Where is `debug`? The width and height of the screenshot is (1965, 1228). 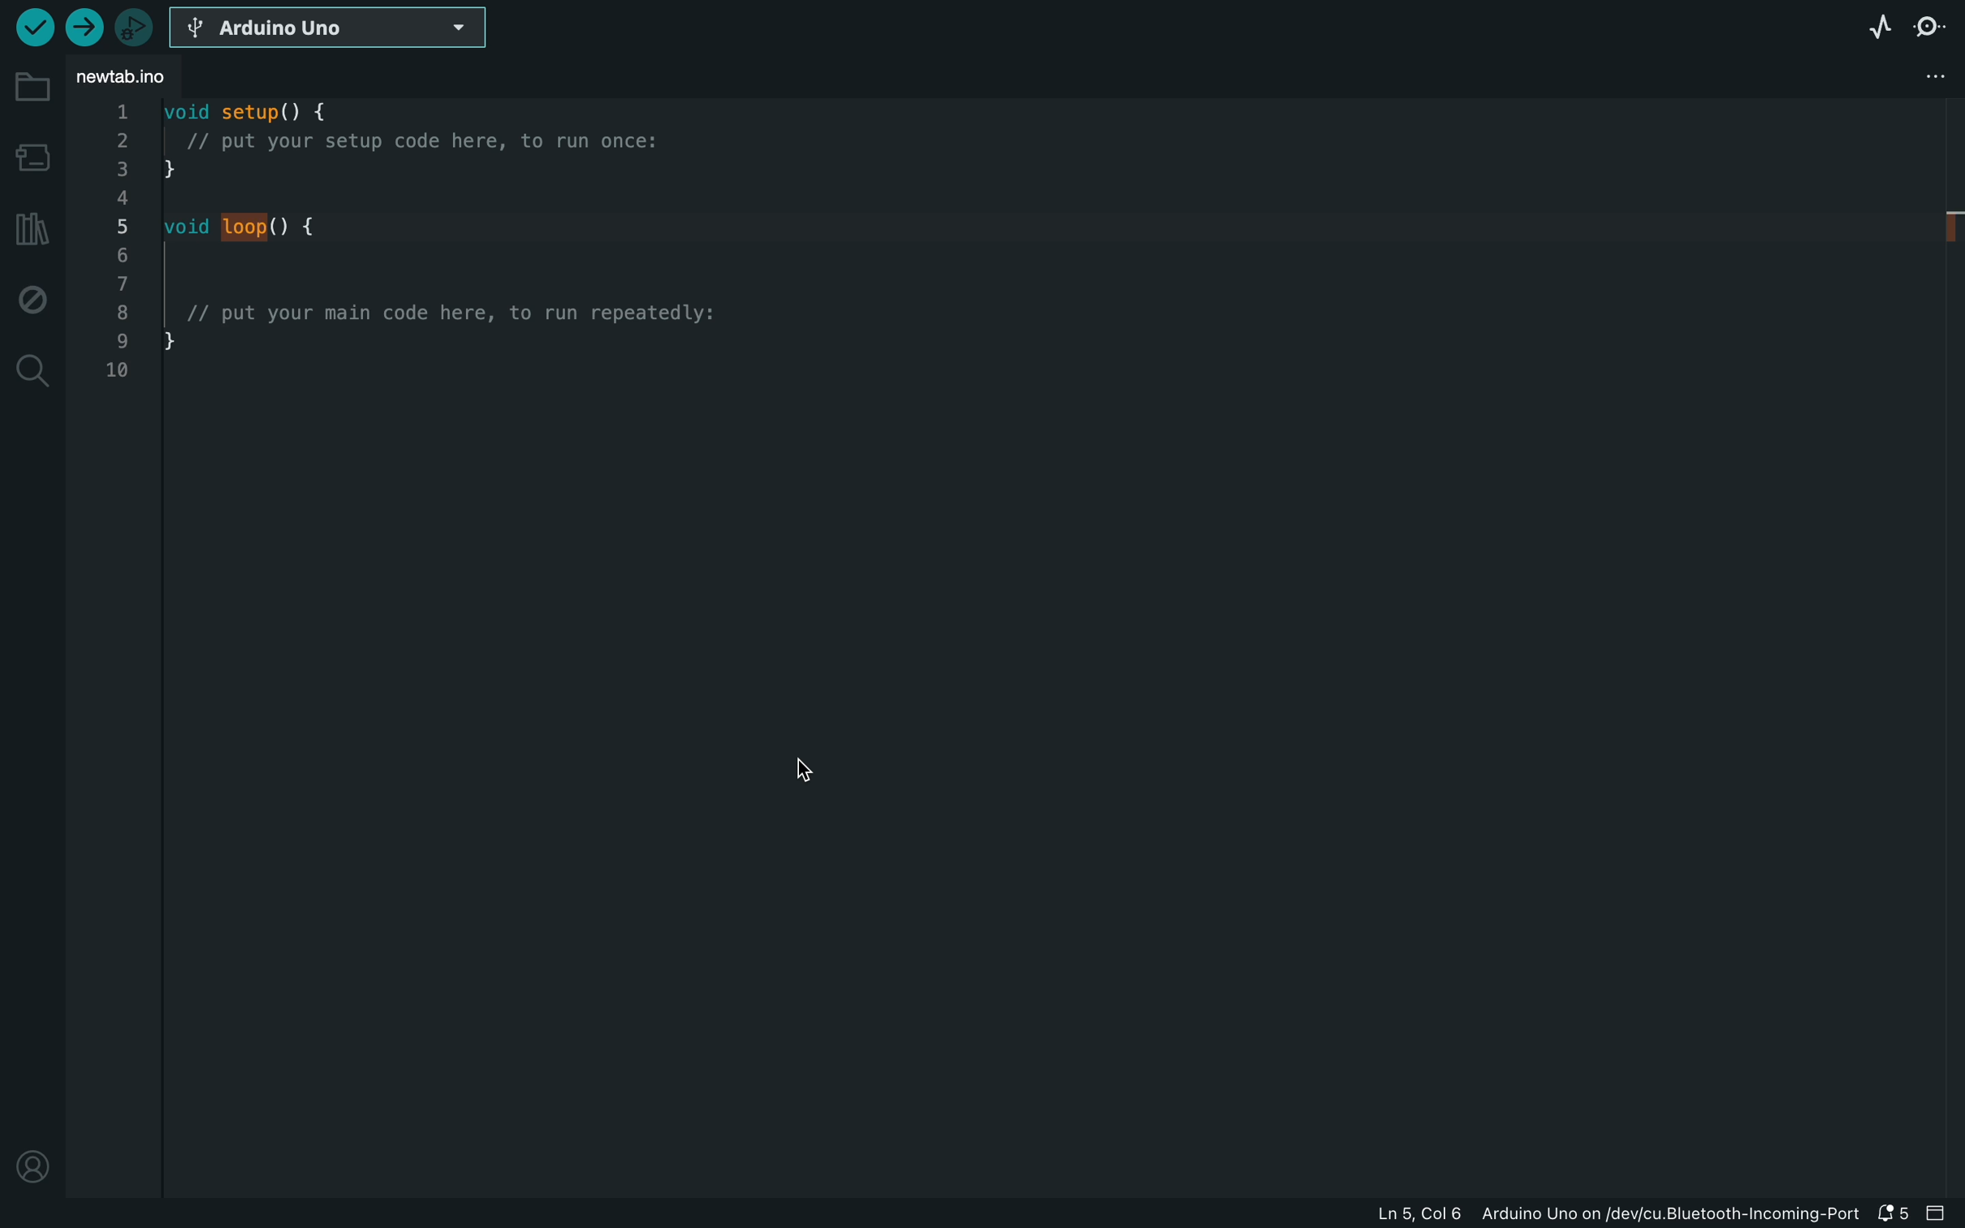 debug is located at coordinates (32, 299).